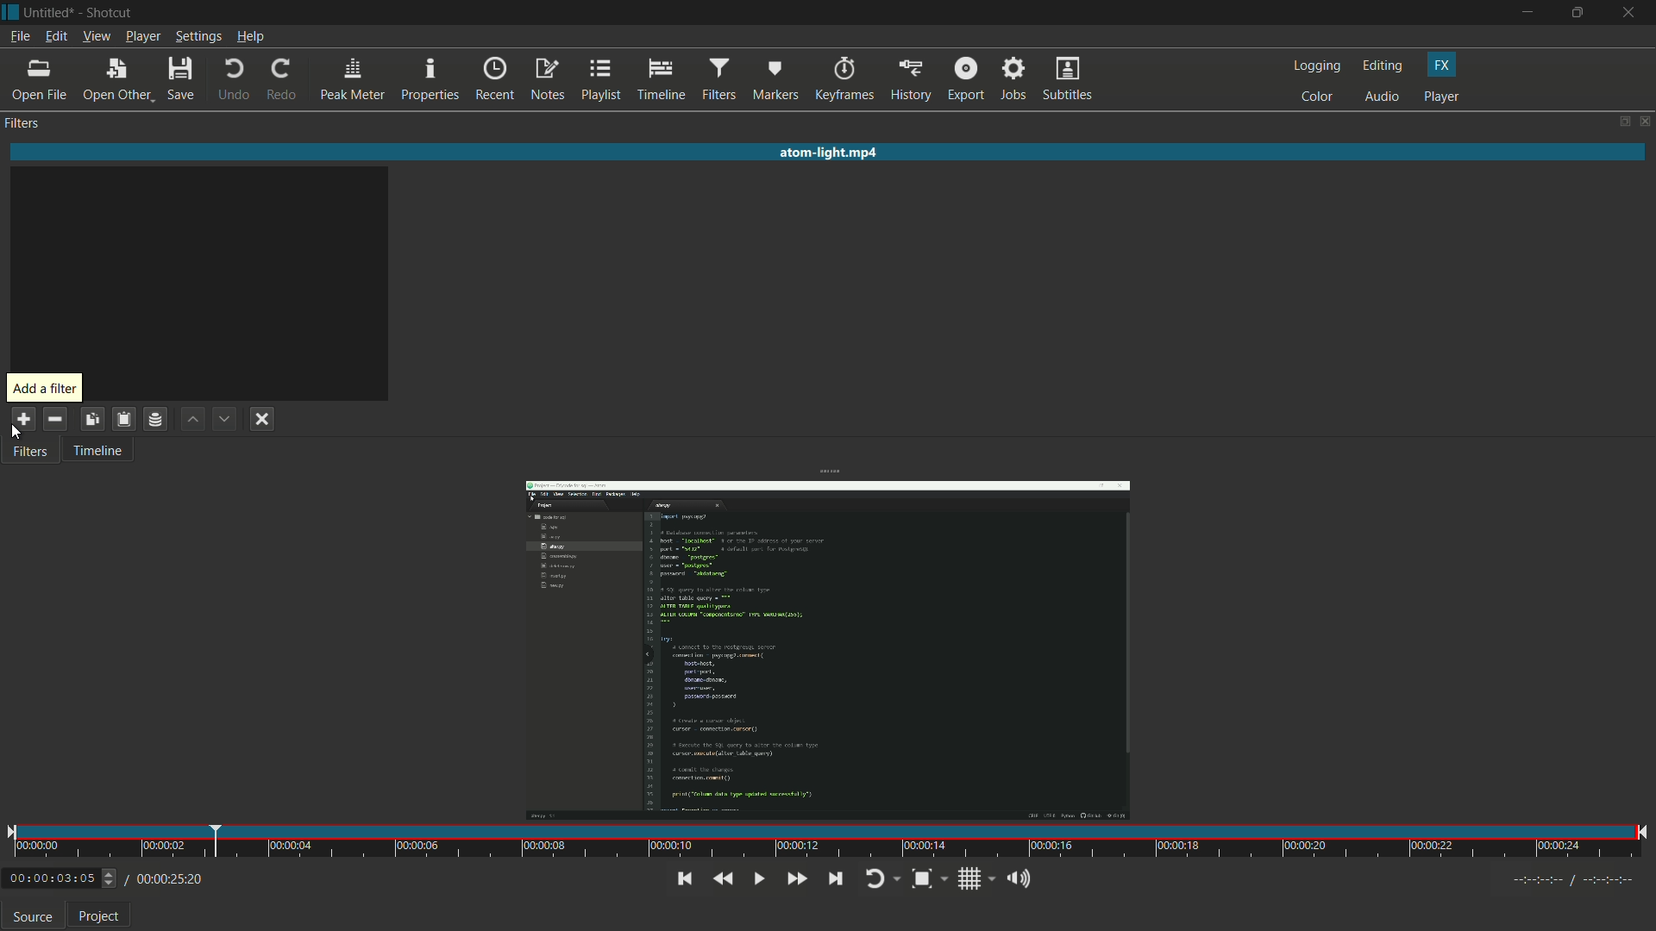 This screenshot has width=1656, height=931. Describe the element at coordinates (265, 421) in the screenshot. I see `deselect the filter` at that location.